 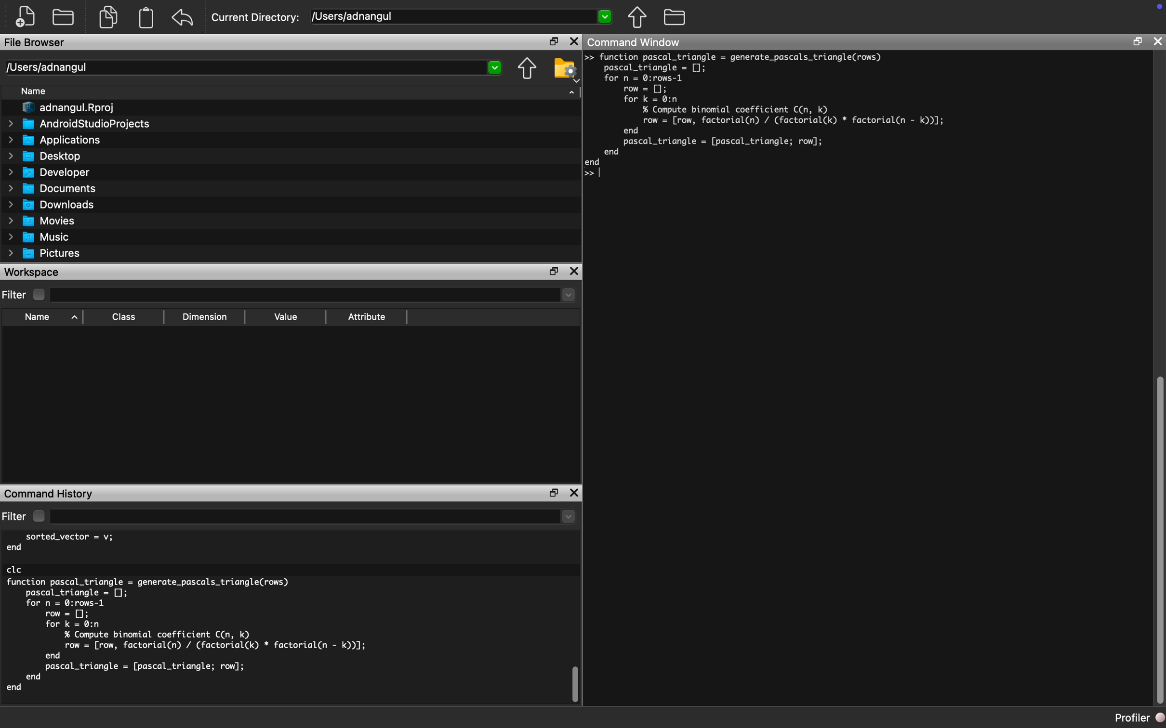 I want to click on Folder Setting, so click(x=566, y=70).